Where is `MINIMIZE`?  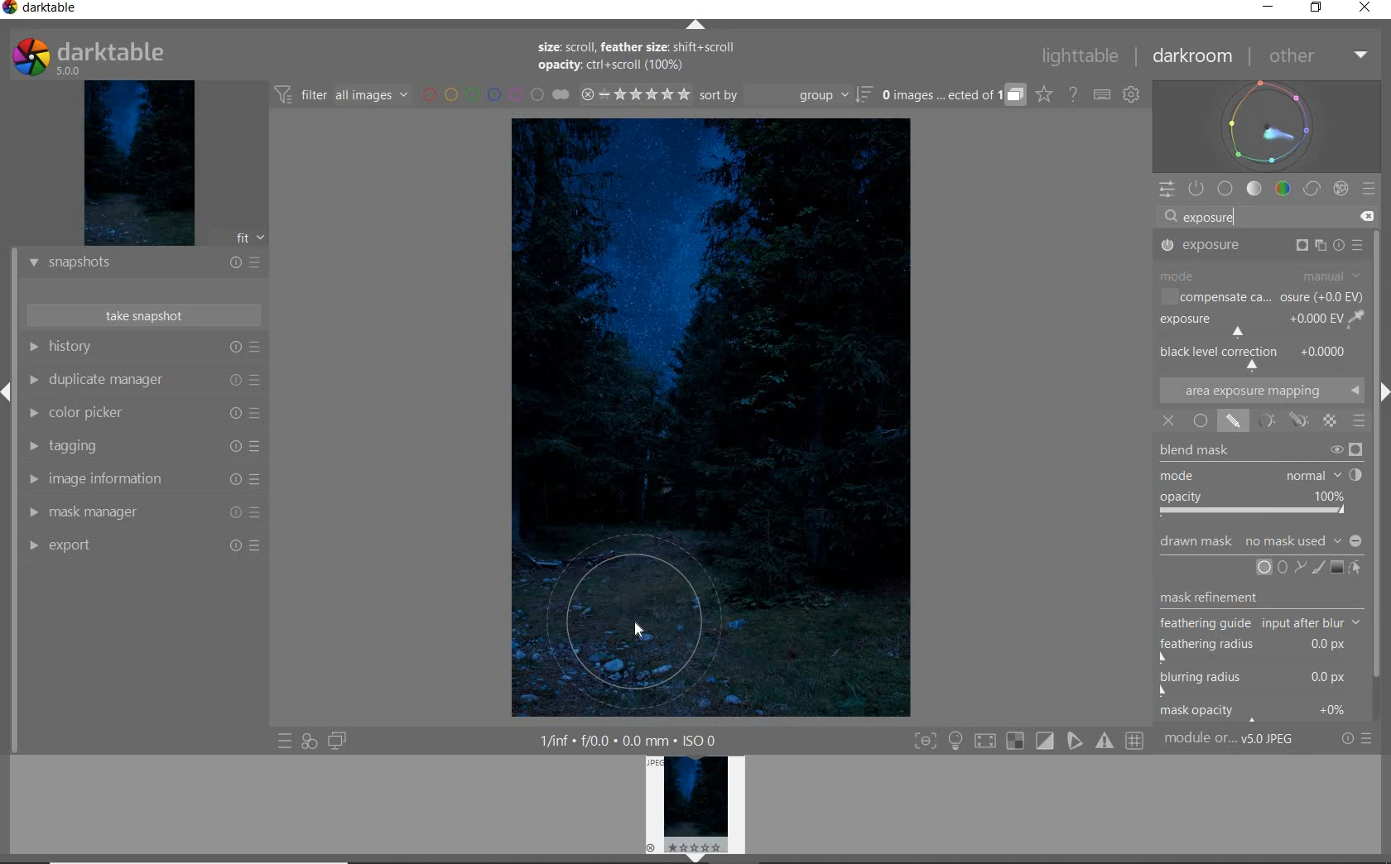
MINIMIZE is located at coordinates (1269, 7).